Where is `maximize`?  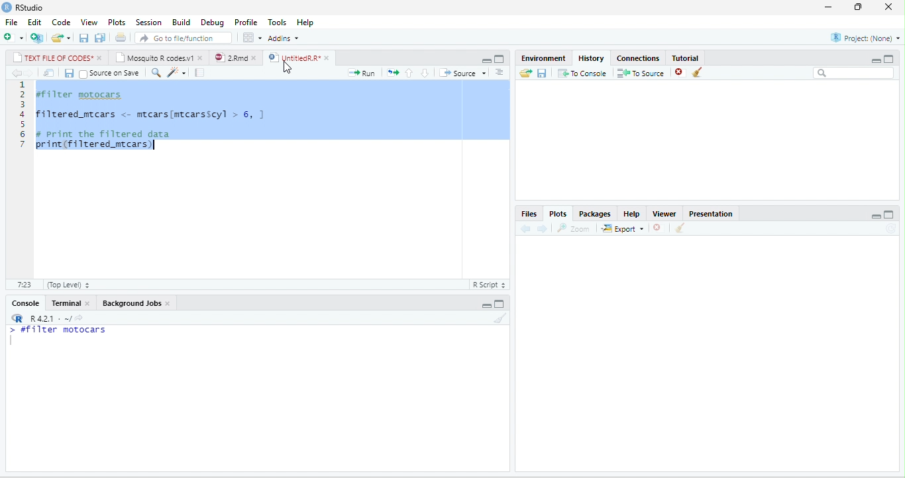 maximize is located at coordinates (888, 59).